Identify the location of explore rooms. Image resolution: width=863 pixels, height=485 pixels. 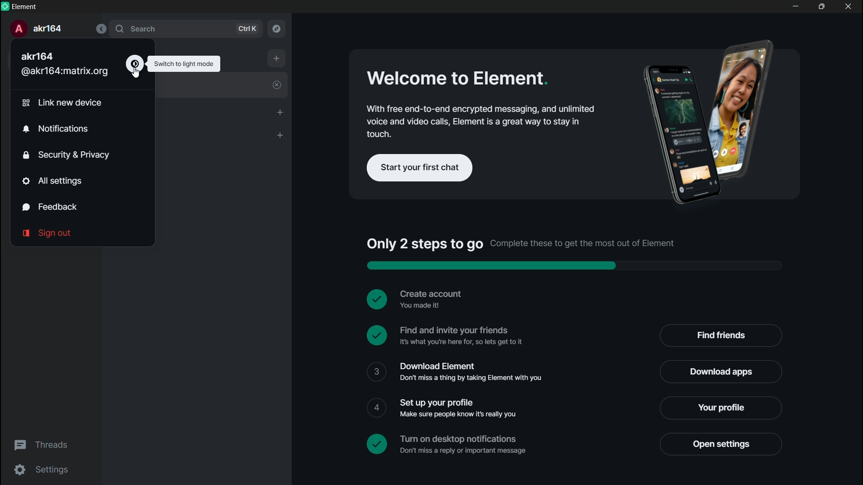
(277, 28).